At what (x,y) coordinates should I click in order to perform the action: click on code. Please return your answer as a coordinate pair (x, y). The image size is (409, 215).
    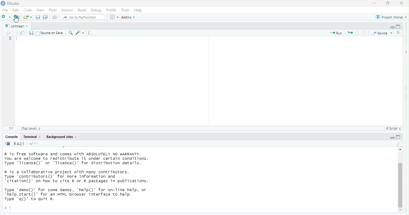
    Looking at the image, I should click on (28, 10).